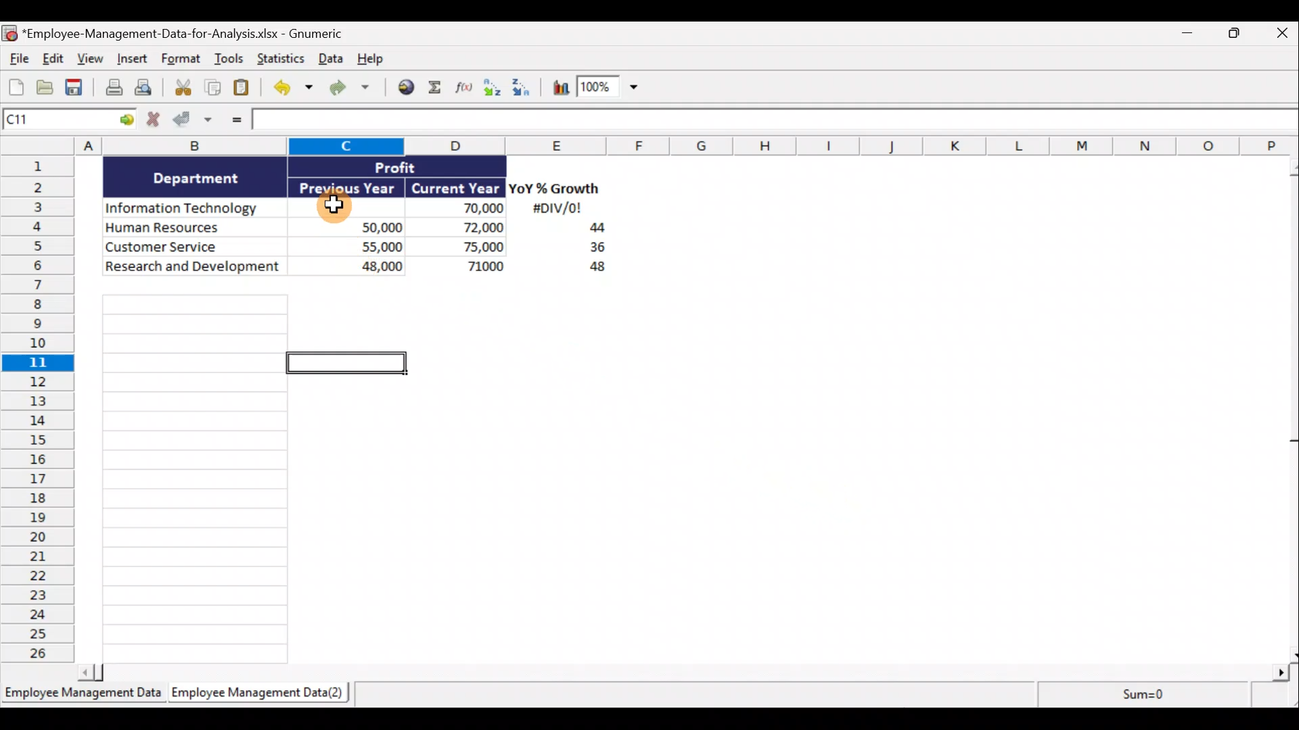 The width and height of the screenshot is (1299, 730). What do you see at coordinates (16, 87) in the screenshot?
I see `Create new workbook` at bounding box center [16, 87].